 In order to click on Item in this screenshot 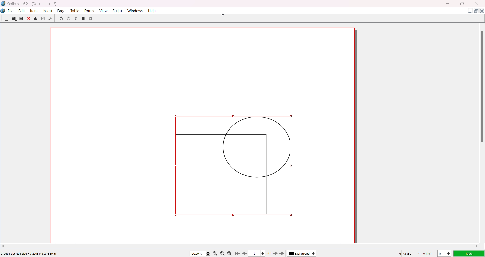, I will do `click(34, 11)`.